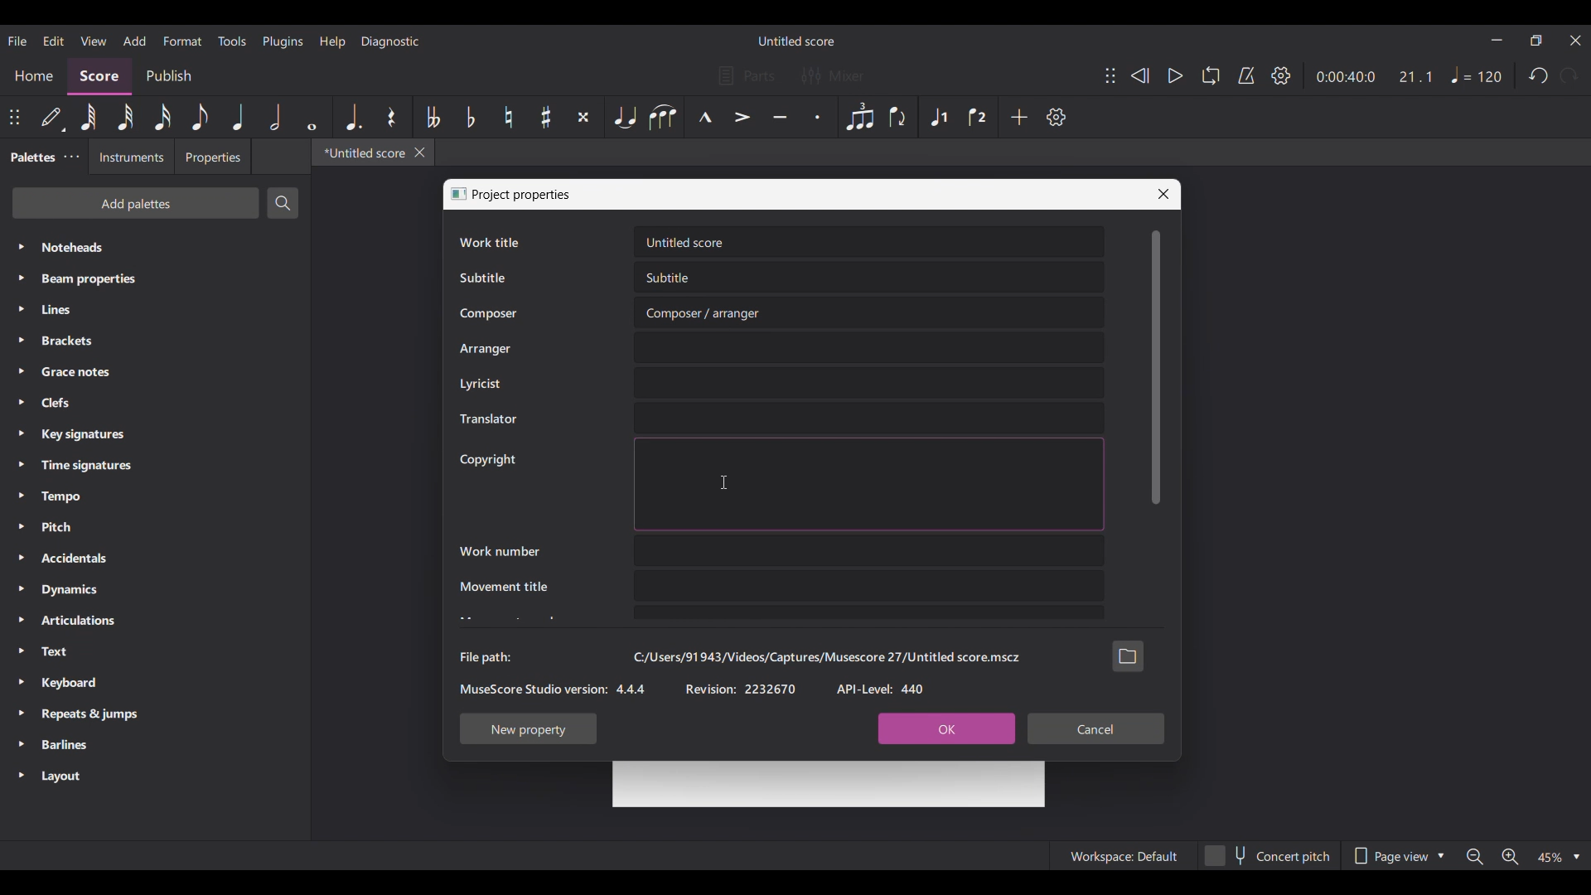 This screenshot has height=895, width=1591. Describe the element at coordinates (485, 657) in the screenshot. I see `File path:` at that location.